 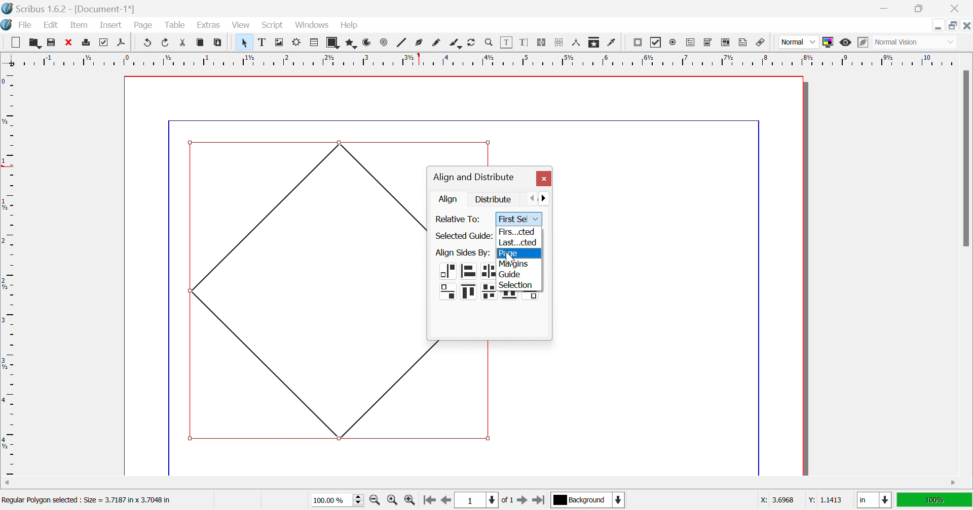 What do you see at coordinates (954, 483) in the screenshot?
I see `Scroll right` at bounding box center [954, 483].